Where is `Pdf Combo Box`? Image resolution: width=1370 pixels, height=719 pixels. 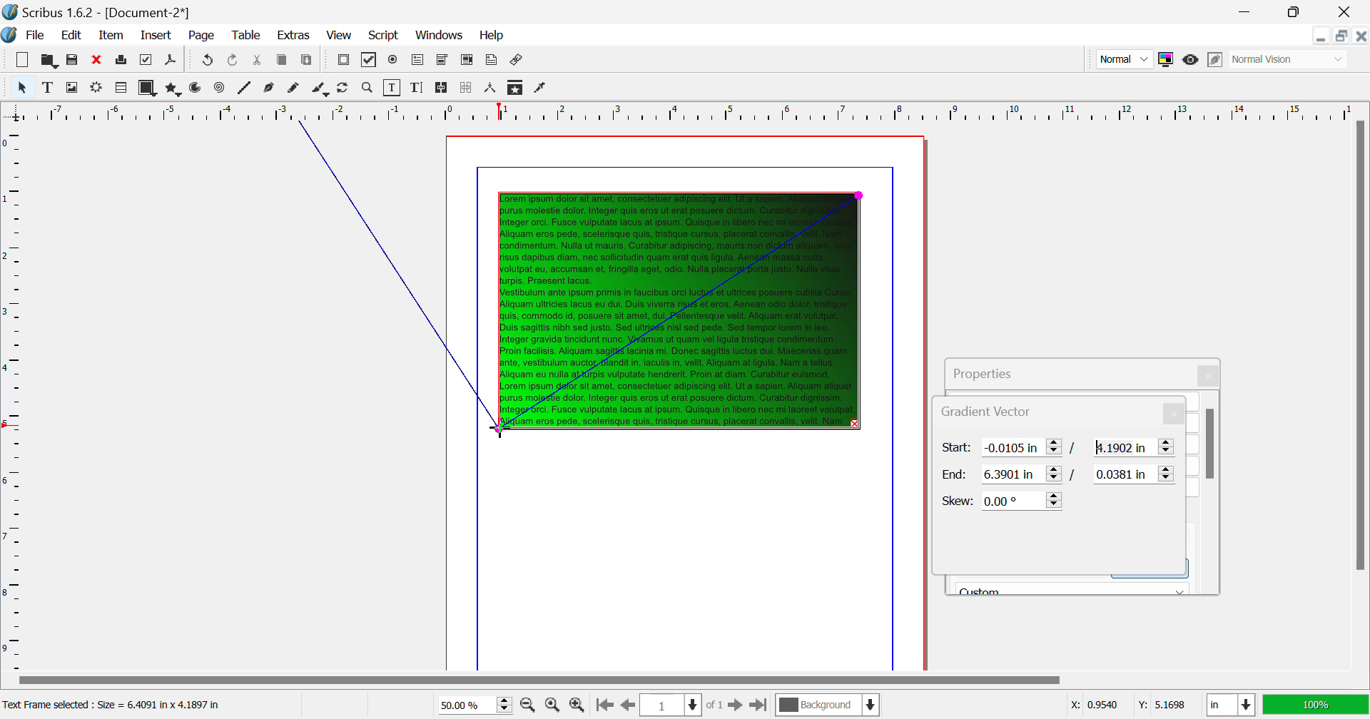 Pdf Combo Box is located at coordinates (442, 61).